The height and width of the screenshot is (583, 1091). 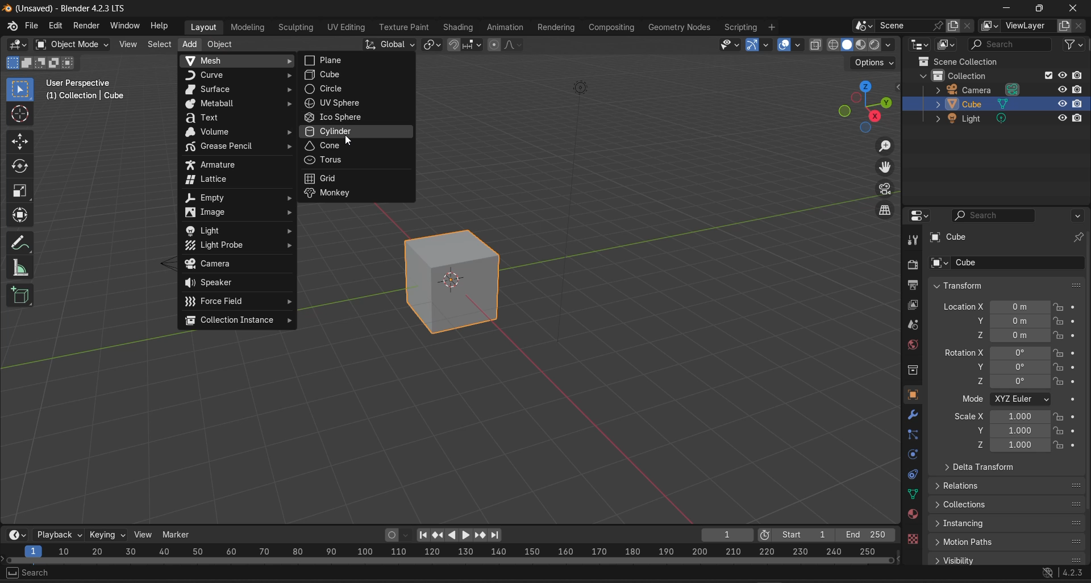 I want to click on hide in view port, so click(x=1061, y=102).